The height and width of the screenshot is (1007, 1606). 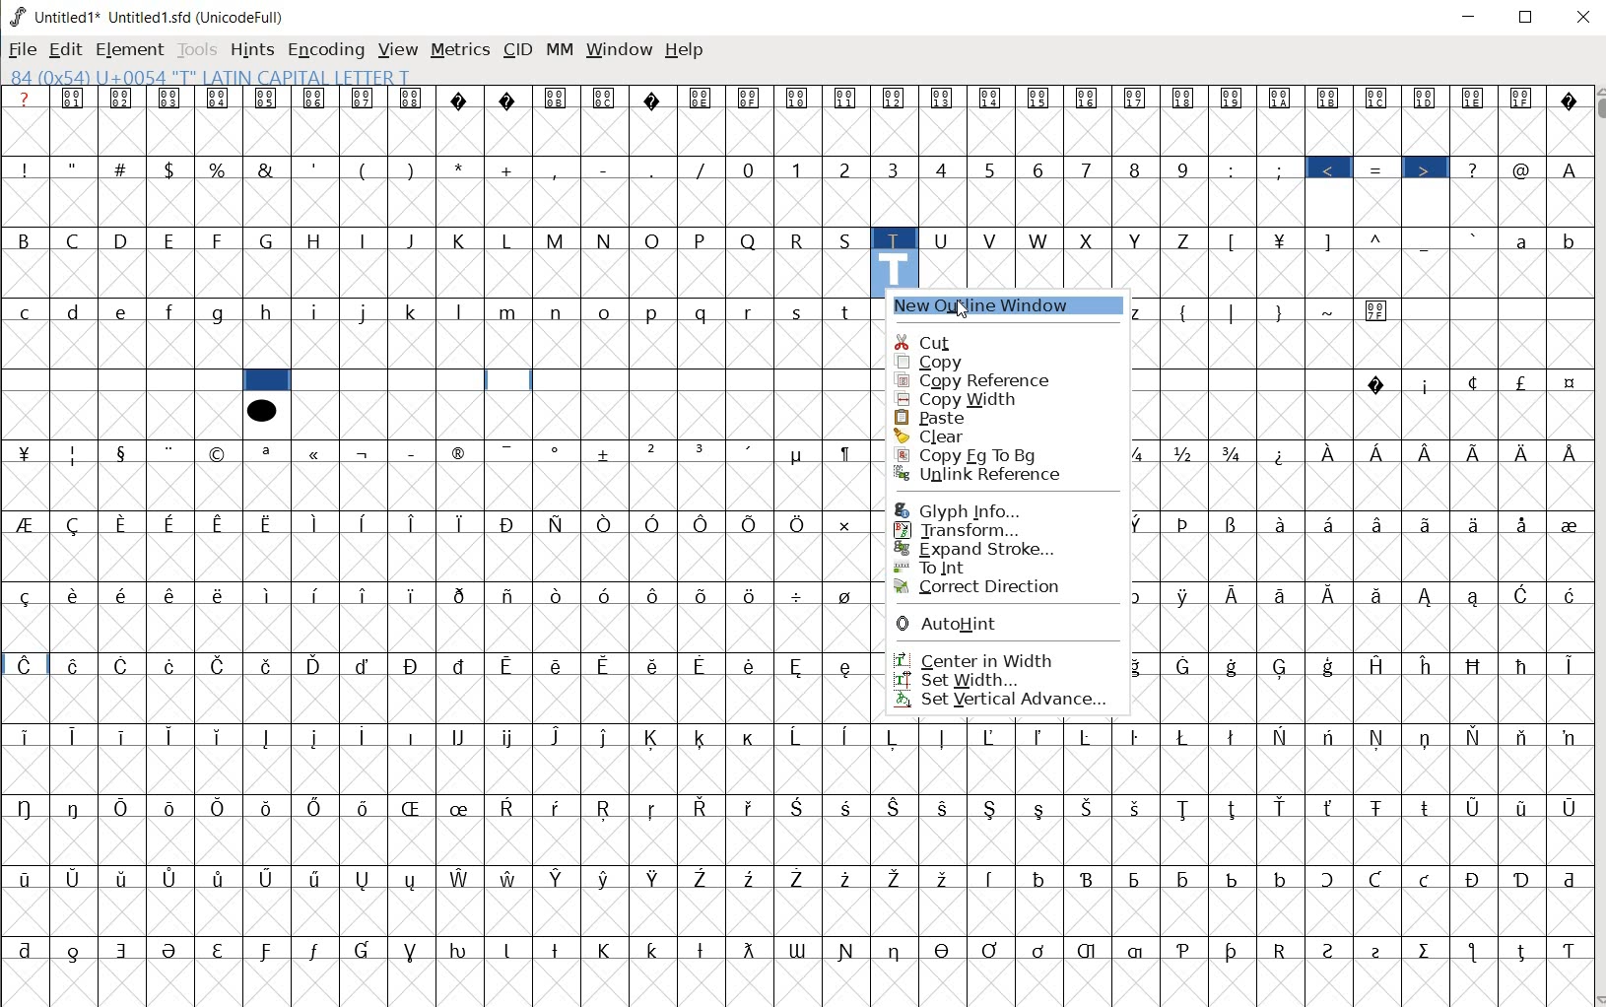 I want to click on Symbol, so click(x=221, y=523).